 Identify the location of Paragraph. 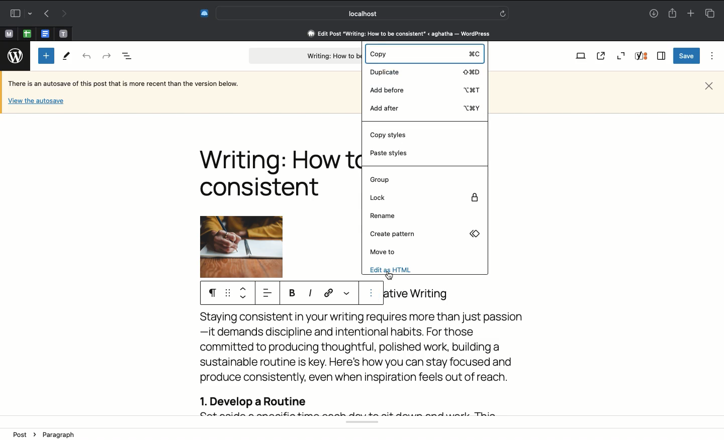
(58, 434).